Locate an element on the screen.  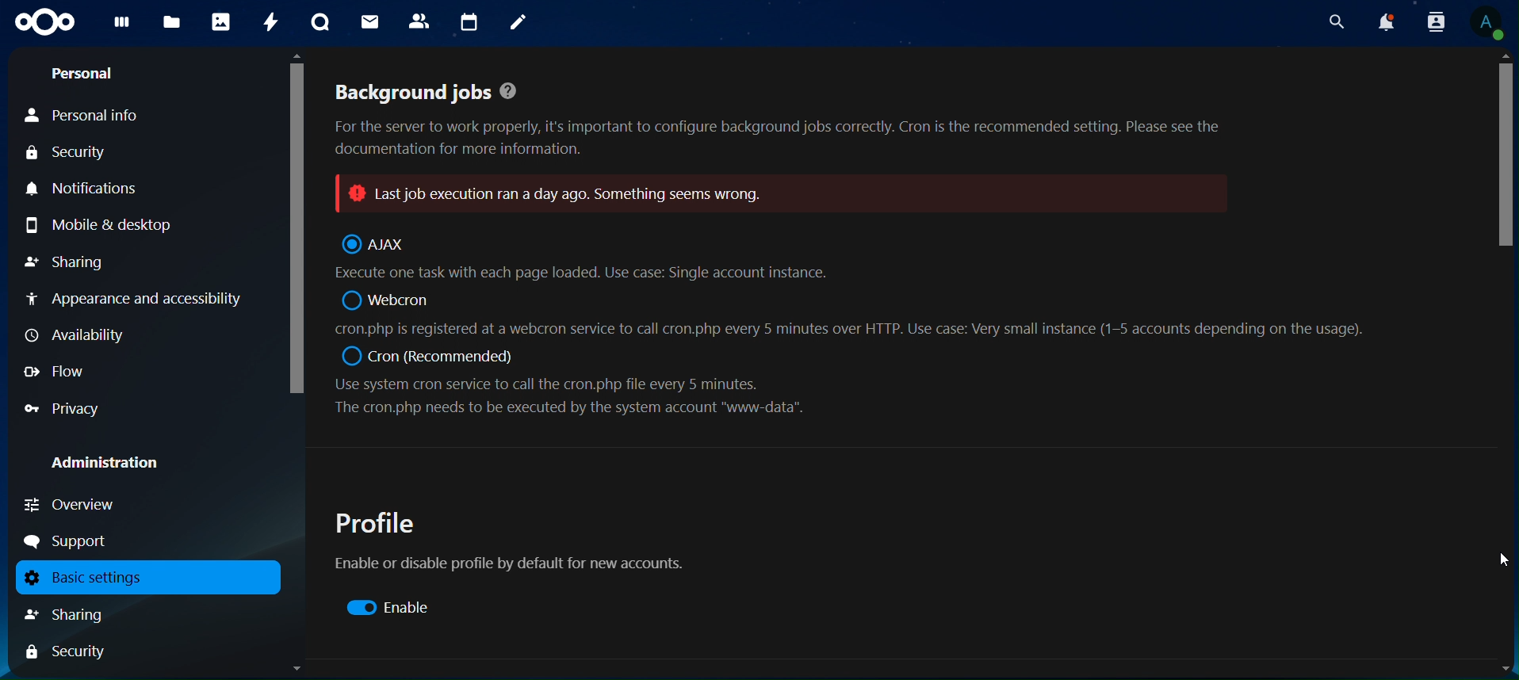
contacts is located at coordinates (423, 22).